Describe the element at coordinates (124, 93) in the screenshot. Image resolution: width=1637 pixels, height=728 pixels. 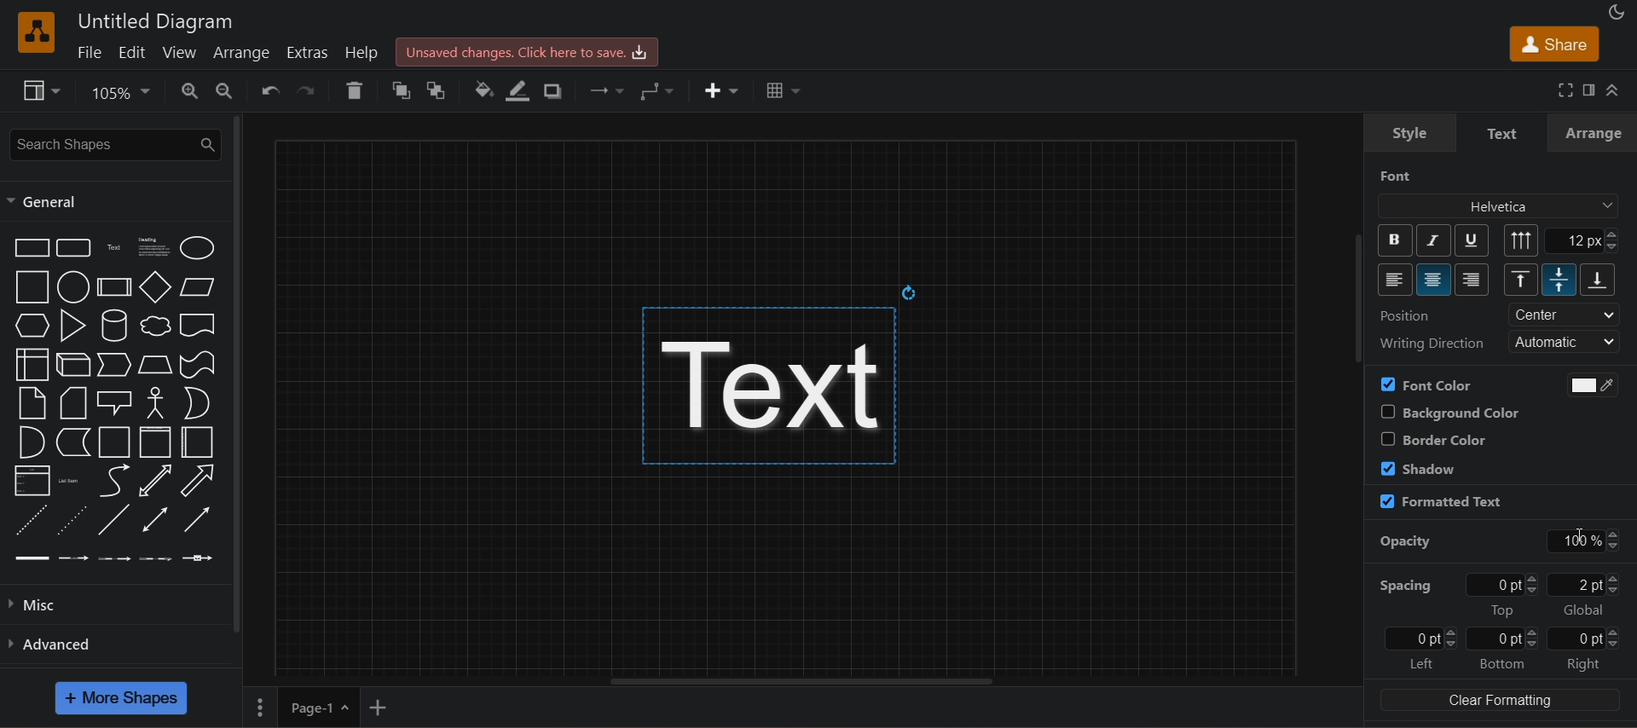
I see `zoom` at that location.